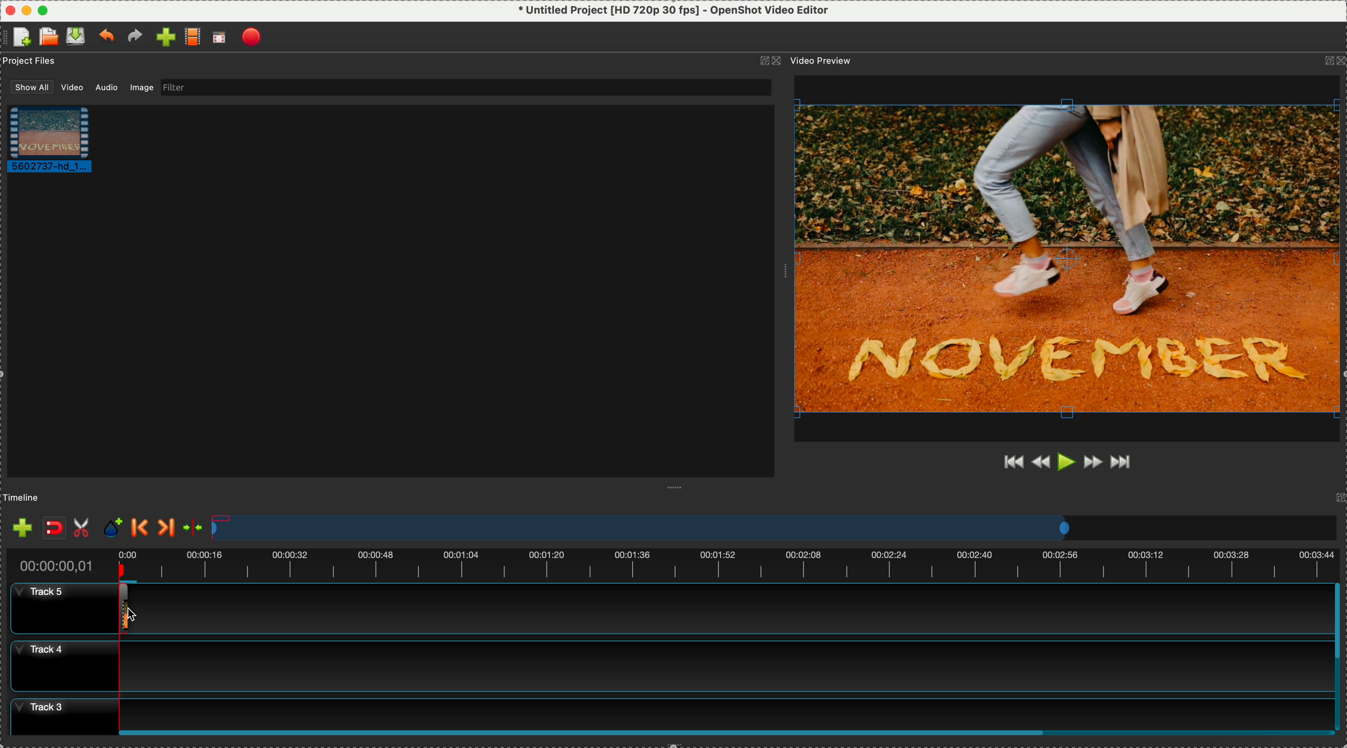 This screenshot has width=1347, height=748. Describe the element at coordinates (828, 61) in the screenshot. I see `video preview` at that location.